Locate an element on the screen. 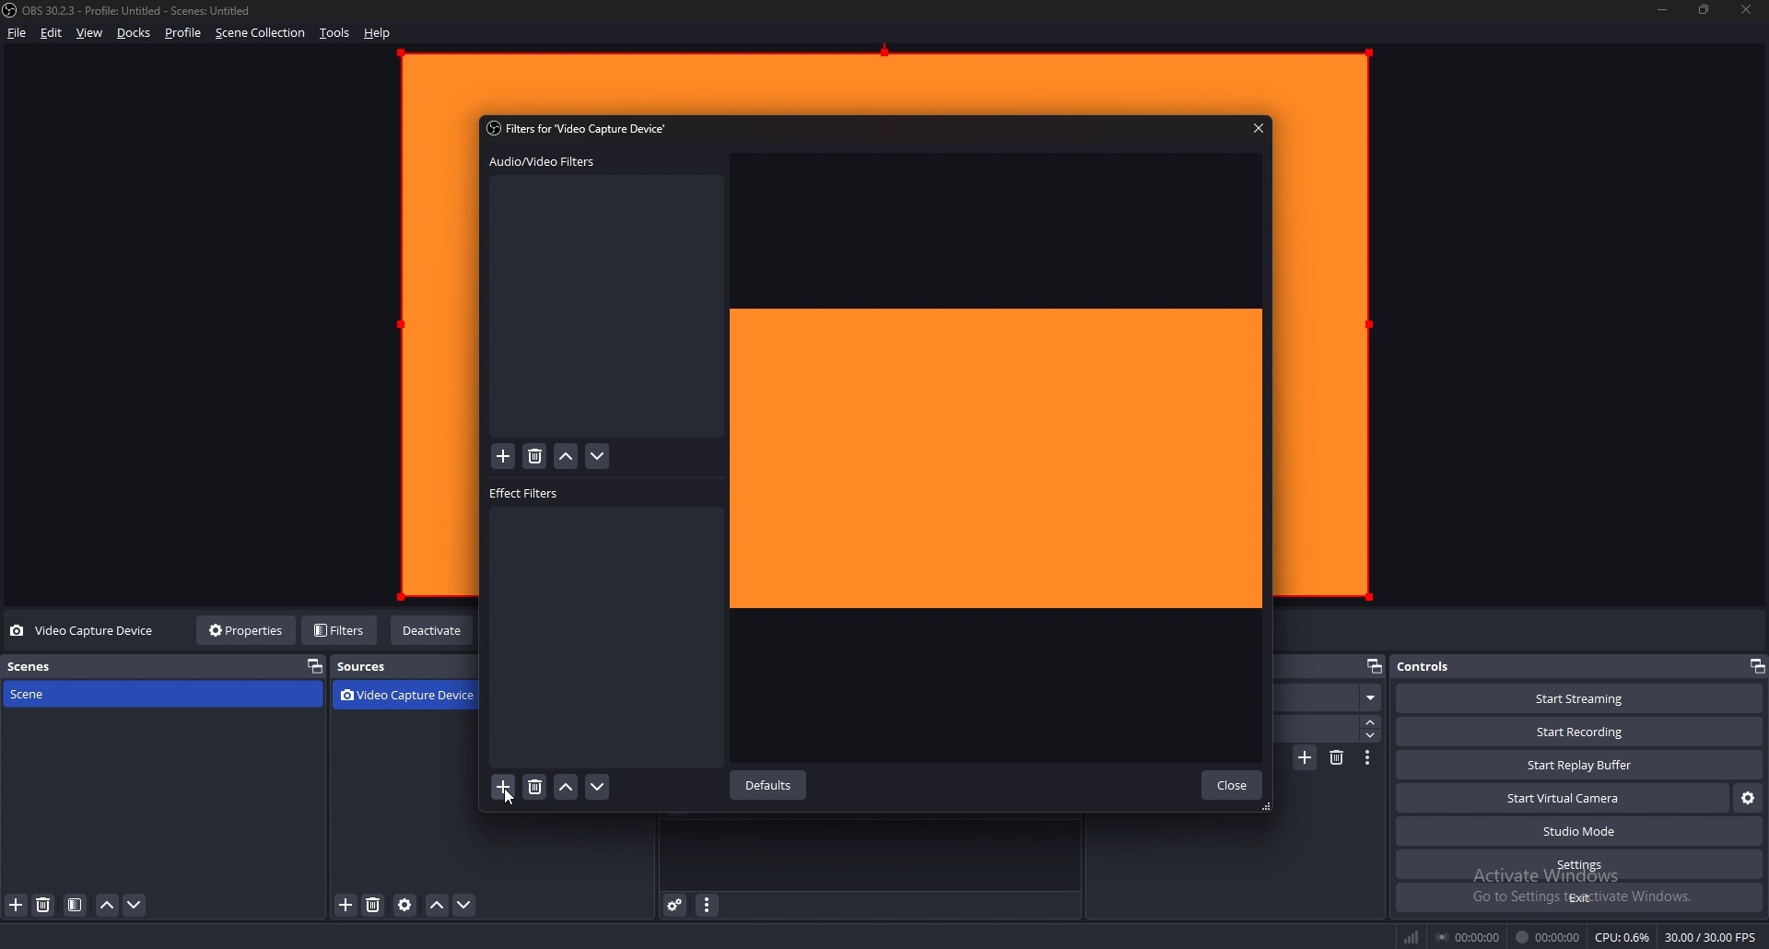  source properties is located at coordinates (405, 906).